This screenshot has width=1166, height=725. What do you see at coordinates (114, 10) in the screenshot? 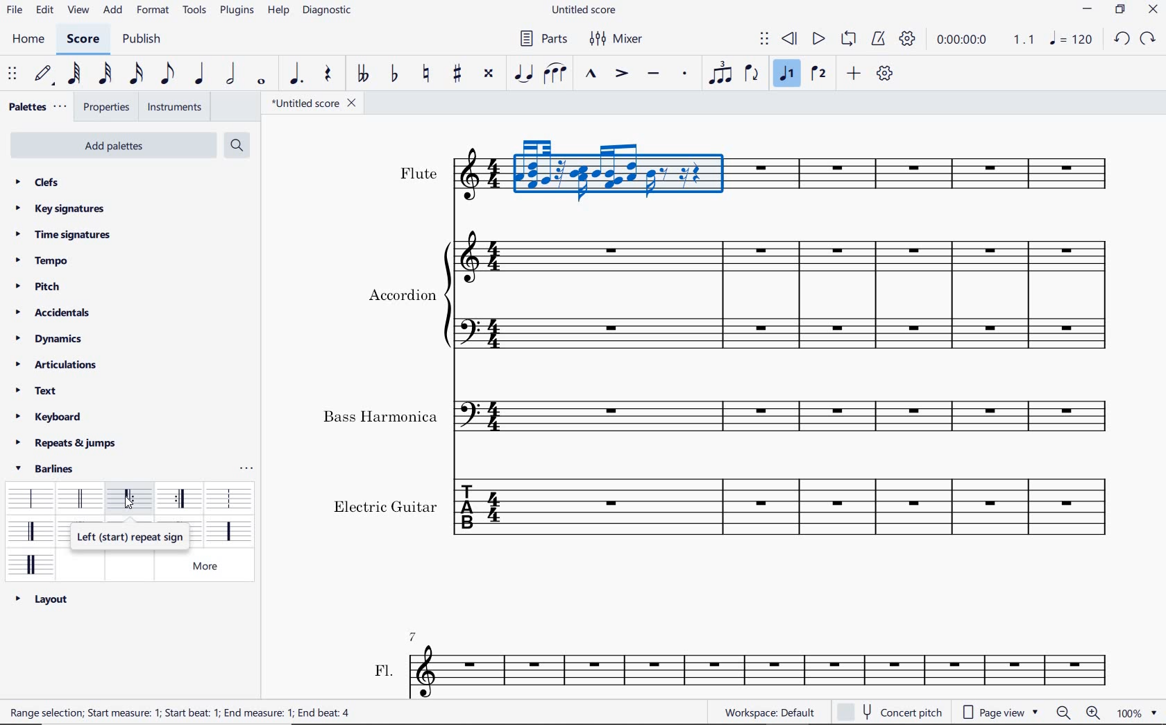
I see `add` at bounding box center [114, 10].